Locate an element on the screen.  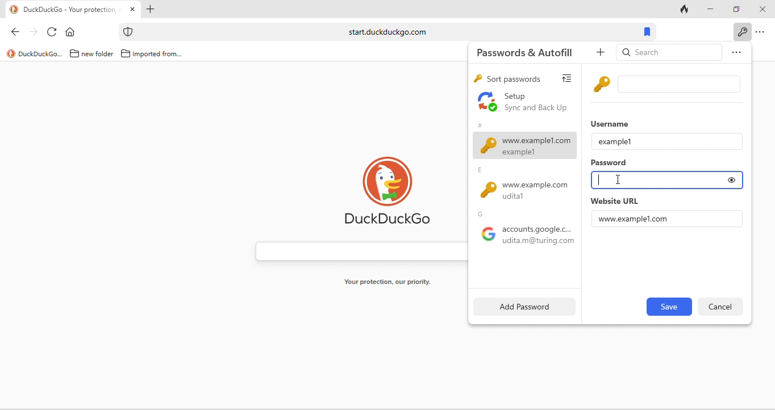
start.duckduckgo.com is located at coordinates (386, 32).